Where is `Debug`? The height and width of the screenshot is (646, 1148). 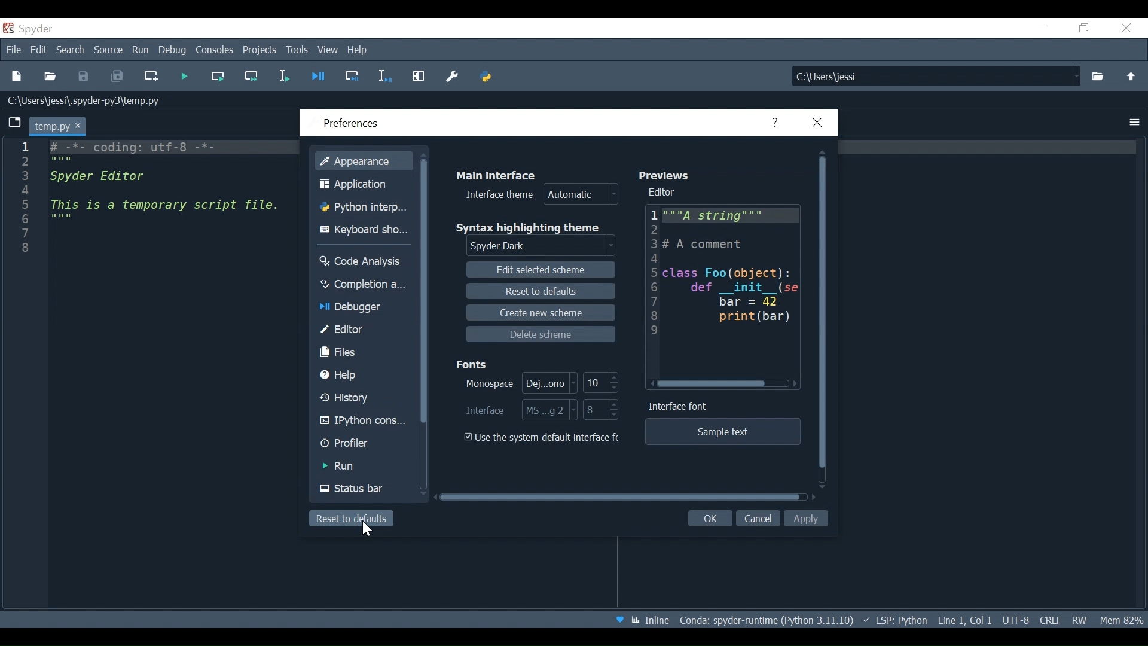
Debug is located at coordinates (173, 50).